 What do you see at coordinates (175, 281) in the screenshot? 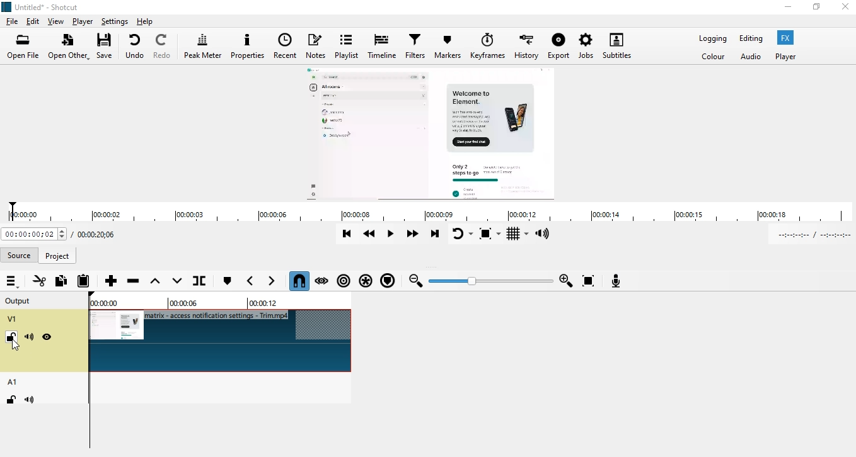
I see `overwrite` at bounding box center [175, 281].